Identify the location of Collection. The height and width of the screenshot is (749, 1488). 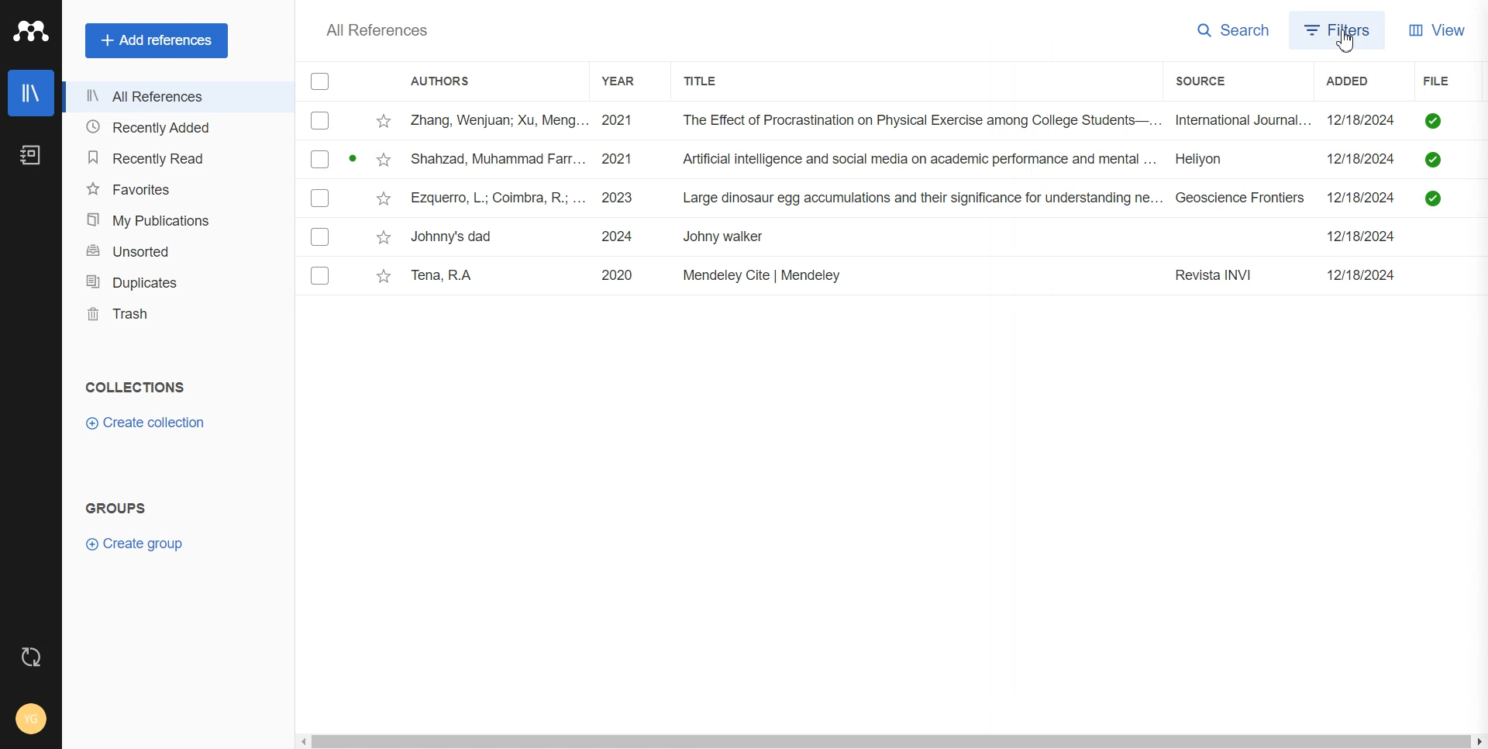
(136, 387).